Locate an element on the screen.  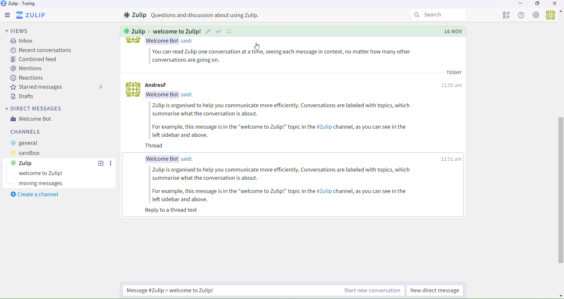
Experiments is located at coordinates (41, 174).